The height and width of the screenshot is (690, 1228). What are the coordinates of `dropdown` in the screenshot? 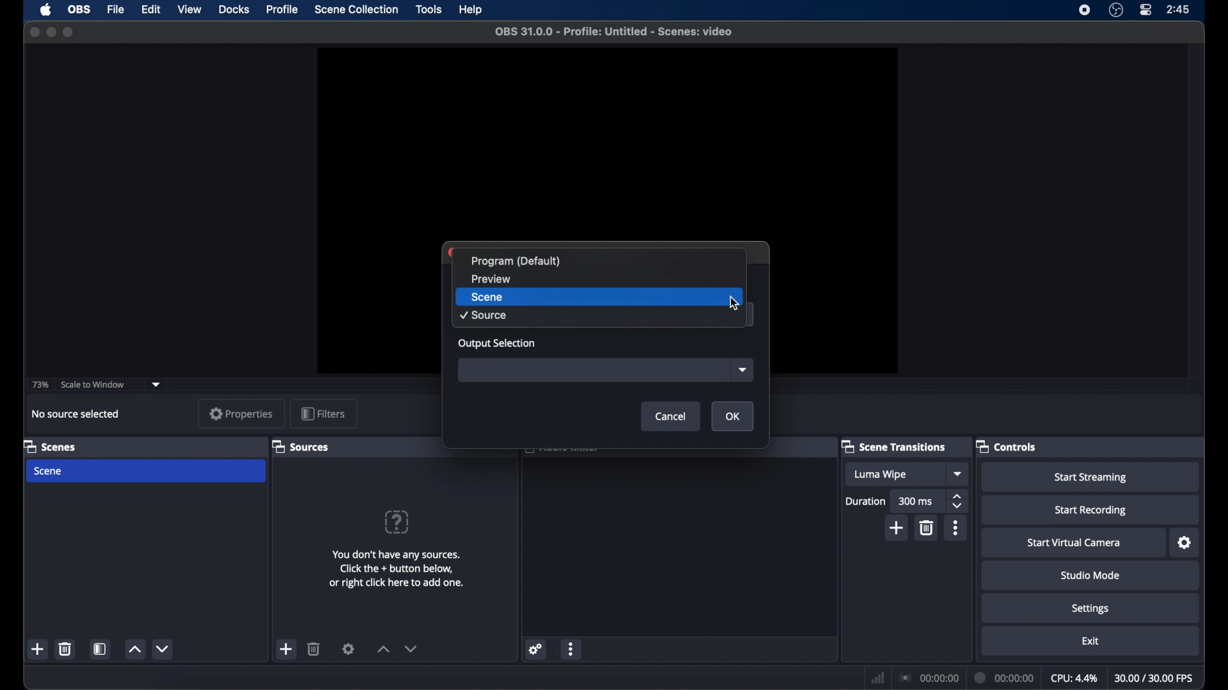 It's located at (742, 369).